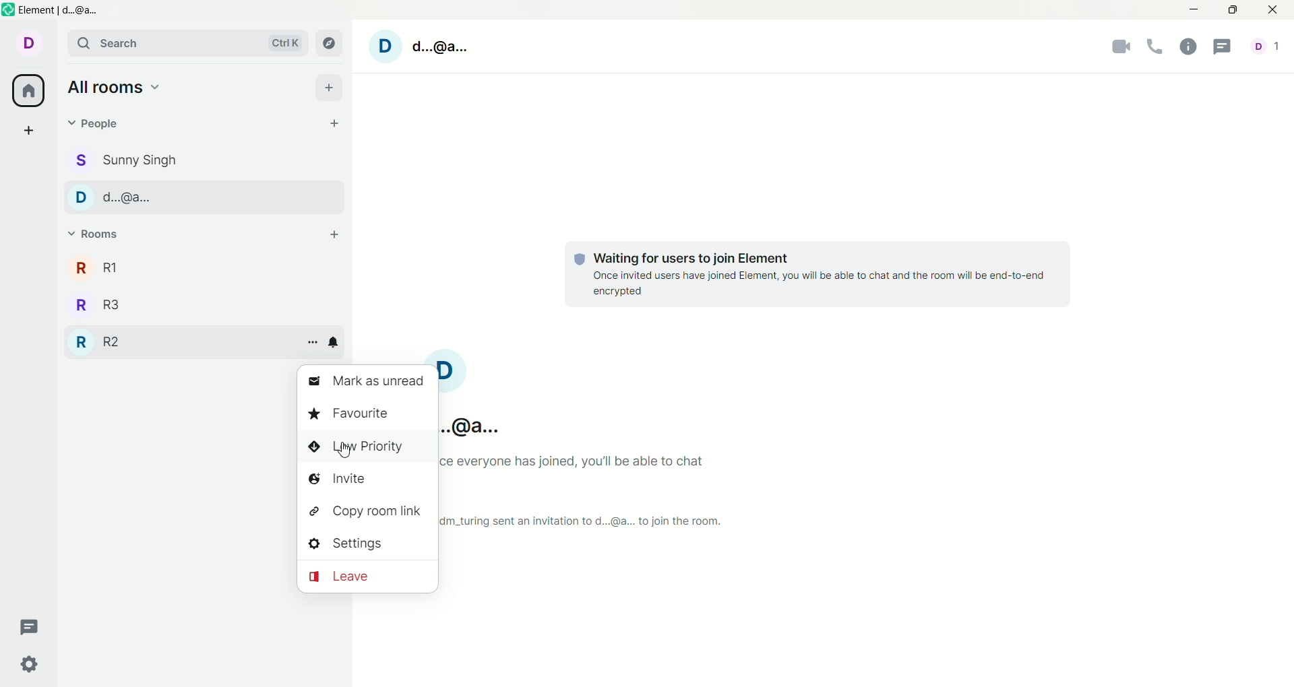 The image size is (1294, 687). Describe the element at coordinates (1265, 48) in the screenshot. I see `account` at that location.